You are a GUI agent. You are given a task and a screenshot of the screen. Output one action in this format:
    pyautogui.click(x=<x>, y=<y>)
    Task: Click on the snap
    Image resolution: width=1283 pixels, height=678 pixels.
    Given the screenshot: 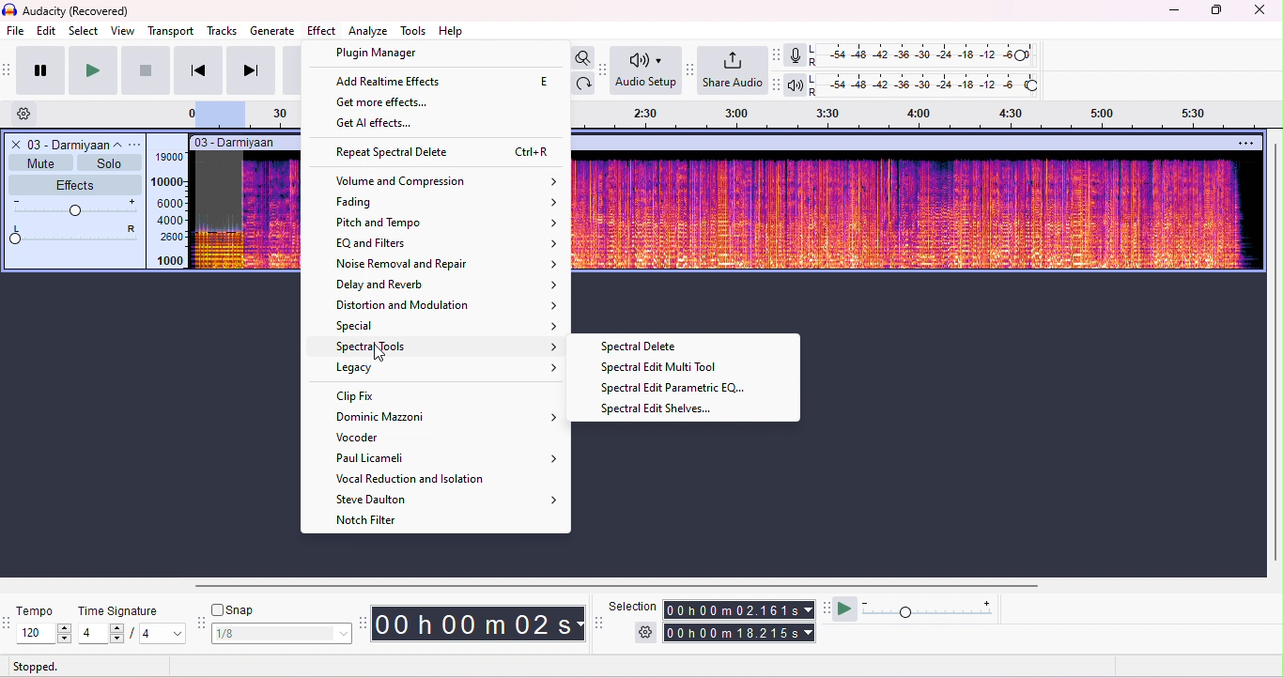 What is the action you would take?
    pyautogui.click(x=239, y=609)
    